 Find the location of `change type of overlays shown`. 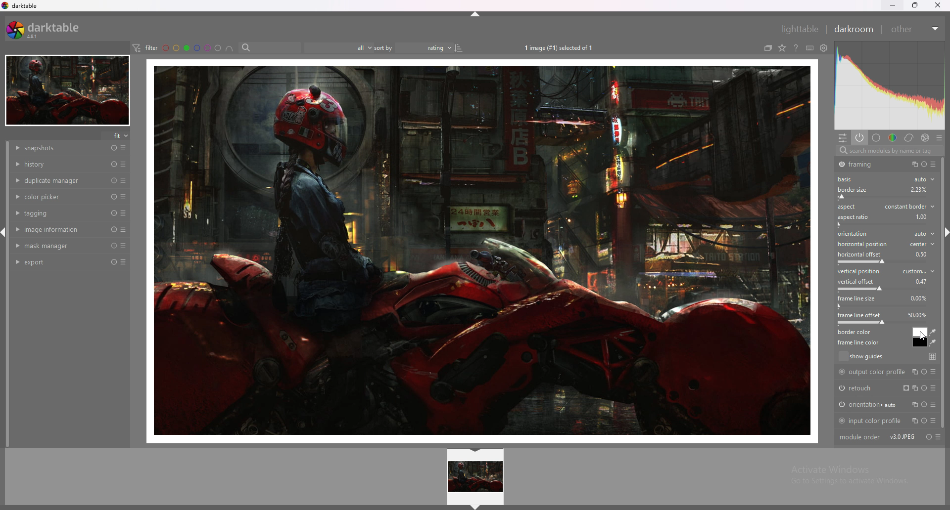

change type of overlays shown is located at coordinates (781, 48).